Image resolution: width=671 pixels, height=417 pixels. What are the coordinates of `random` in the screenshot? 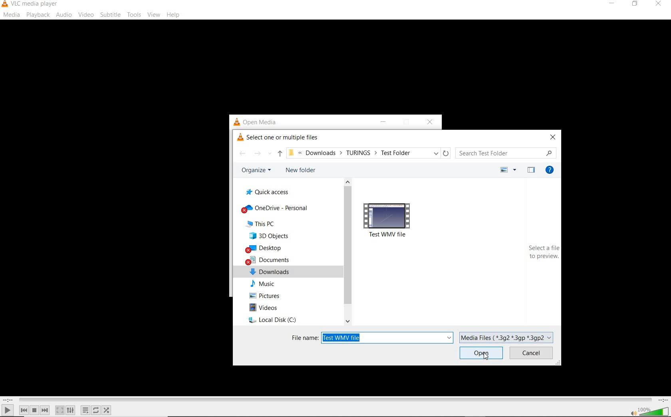 It's located at (106, 410).